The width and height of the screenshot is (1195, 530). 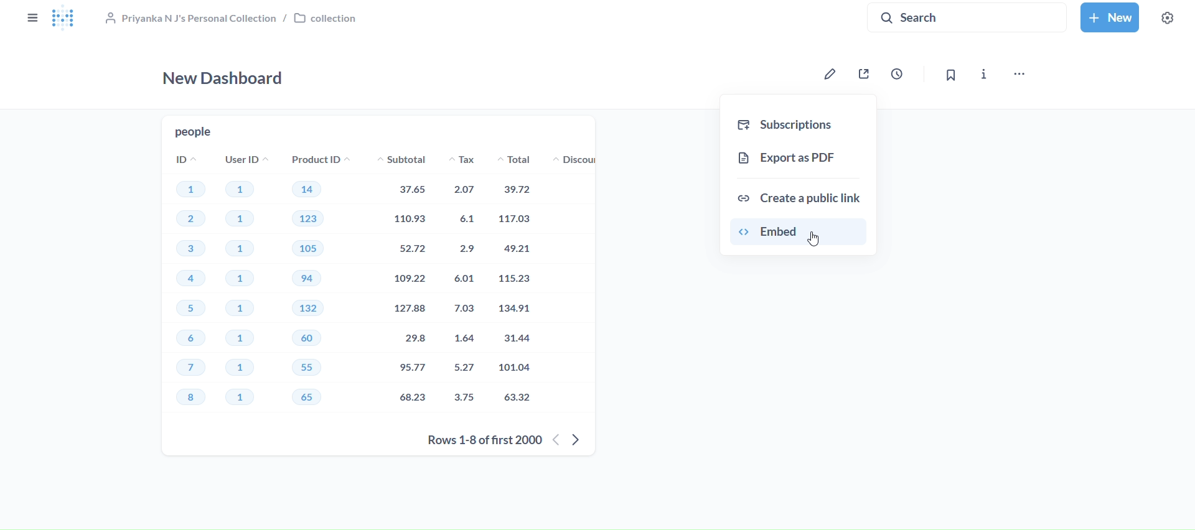 What do you see at coordinates (985, 75) in the screenshot?
I see `info` at bounding box center [985, 75].